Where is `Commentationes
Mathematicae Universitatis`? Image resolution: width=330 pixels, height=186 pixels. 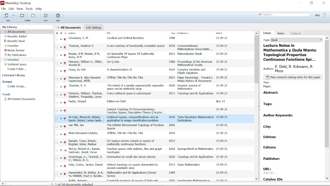 Commentationes
Mathematicae Universitatis is located at coordinates (195, 47).